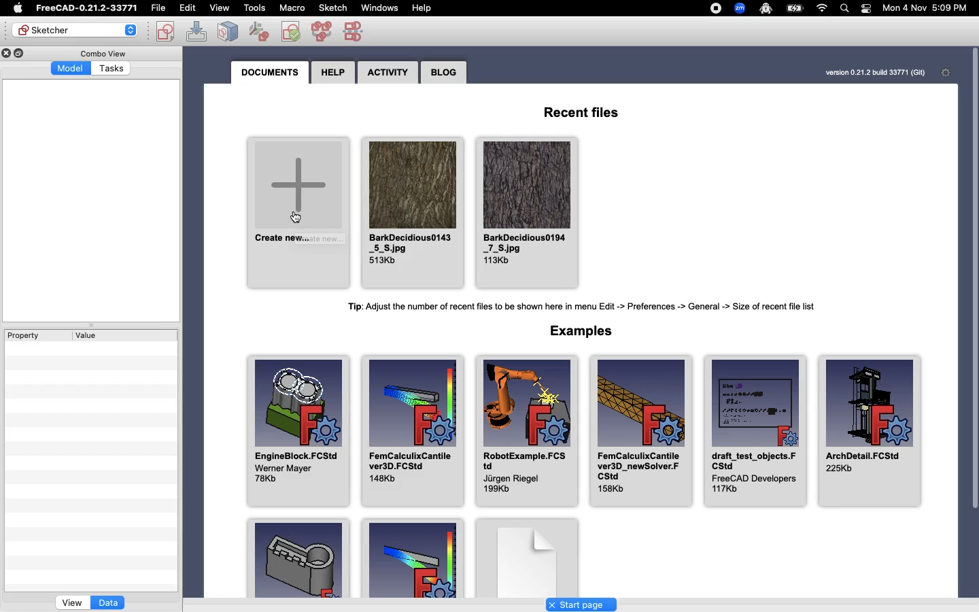 This screenshot has width=979, height=612. What do you see at coordinates (587, 333) in the screenshot?
I see `Example` at bounding box center [587, 333].